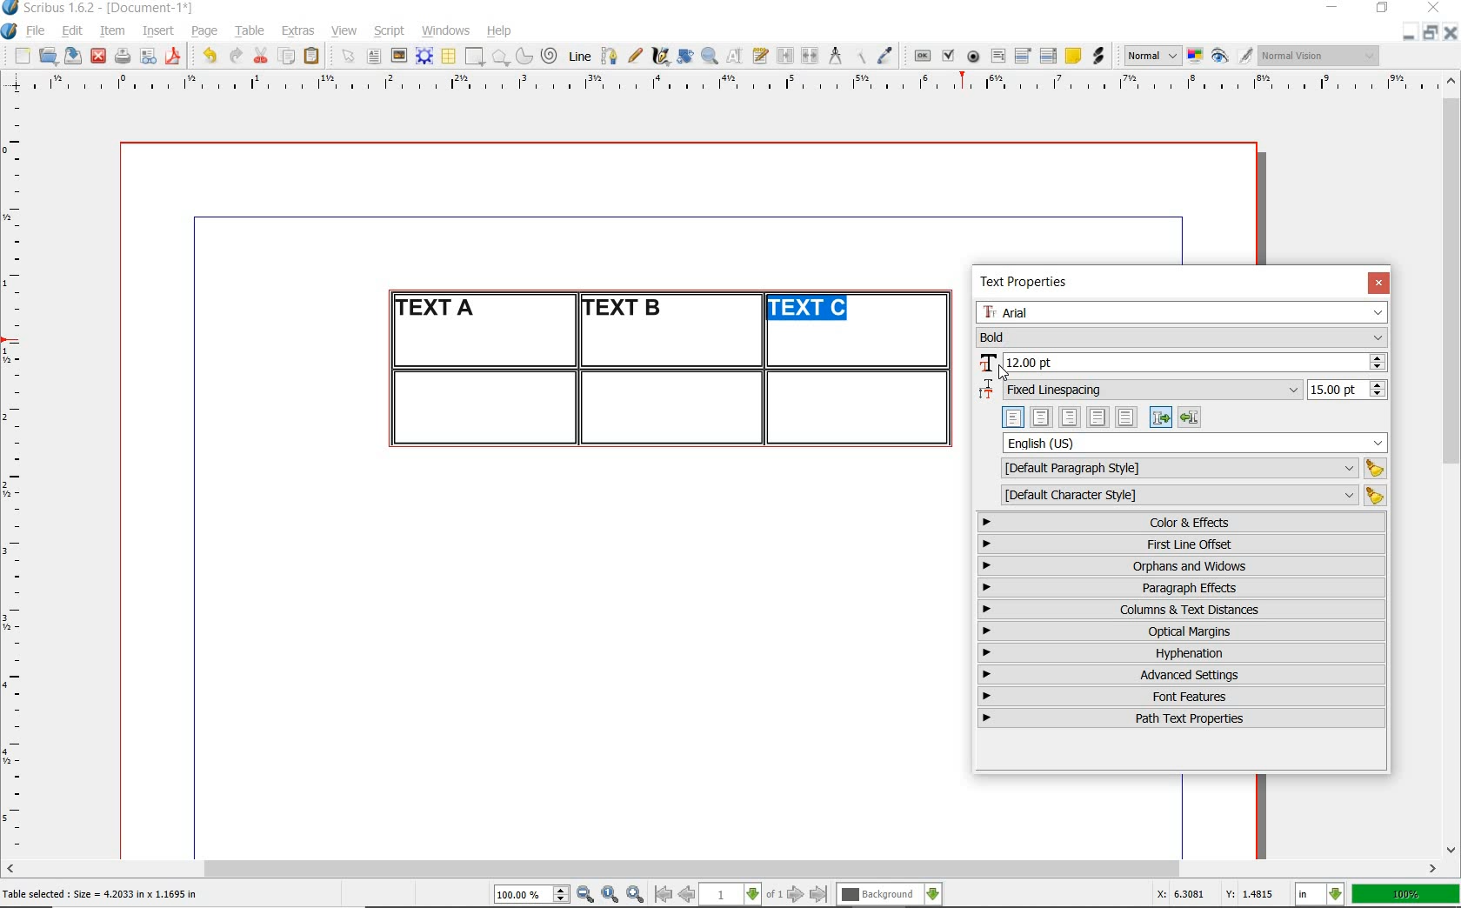 The height and width of the screenshot is (908, 1461). What do you see at coordinates (550, 56) in the screenshot?
I see `spiral` at bounding box center [550, 56].